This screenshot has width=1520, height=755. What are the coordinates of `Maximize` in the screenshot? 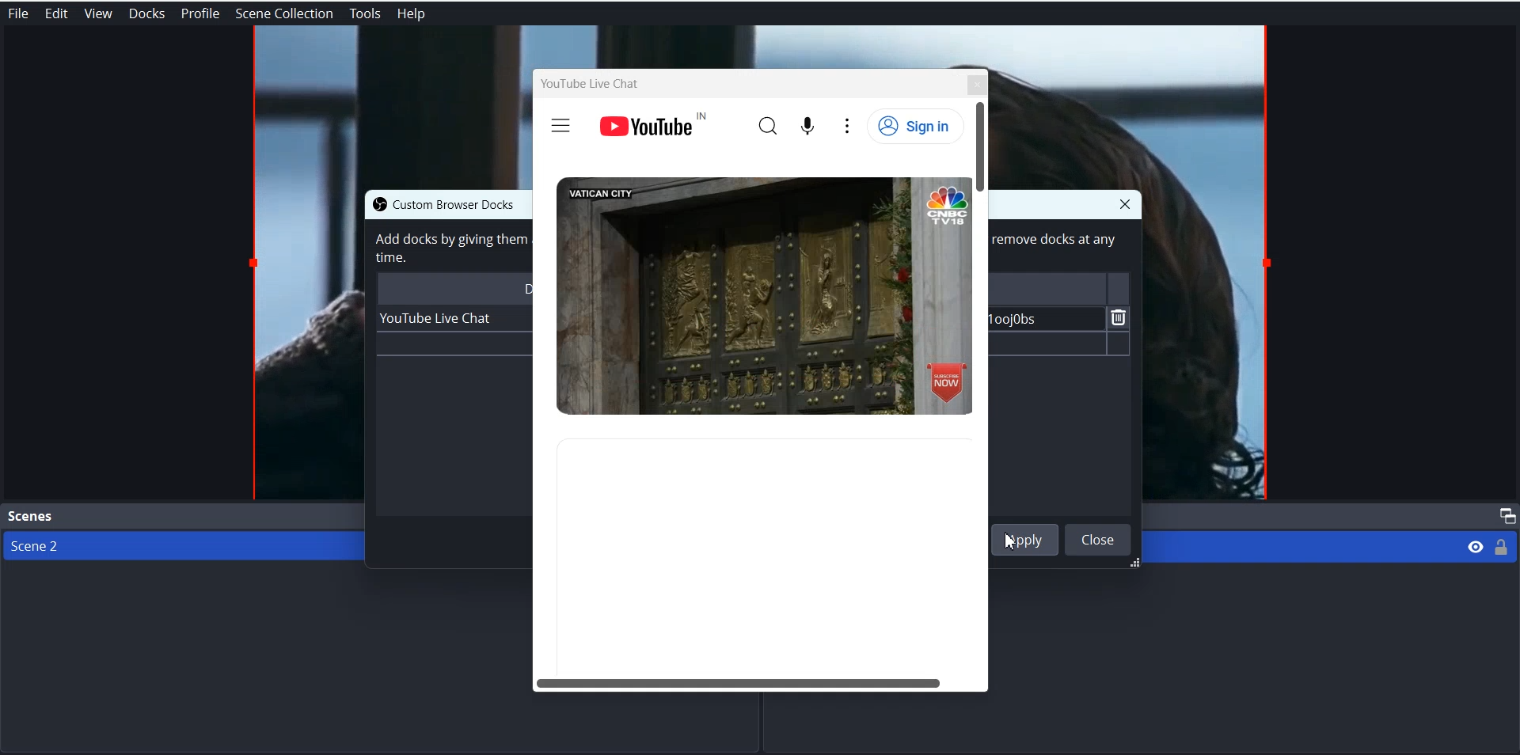 It's located at (1504, 515).